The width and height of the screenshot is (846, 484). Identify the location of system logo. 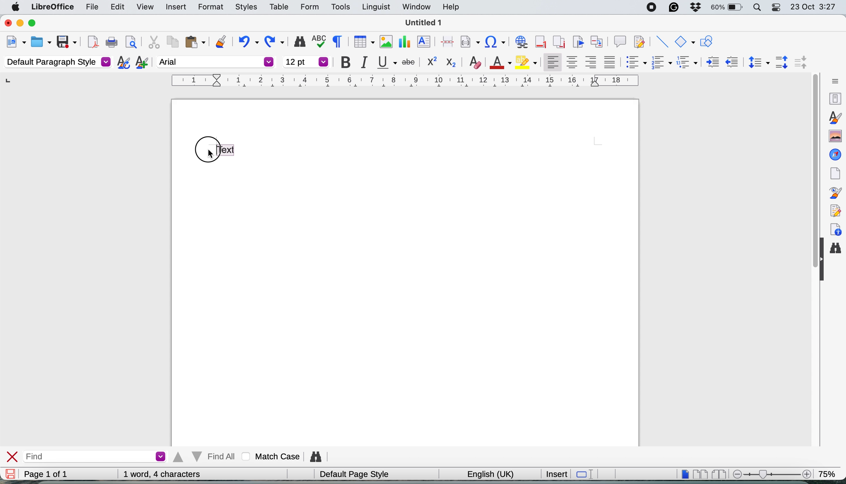
(16, 7).